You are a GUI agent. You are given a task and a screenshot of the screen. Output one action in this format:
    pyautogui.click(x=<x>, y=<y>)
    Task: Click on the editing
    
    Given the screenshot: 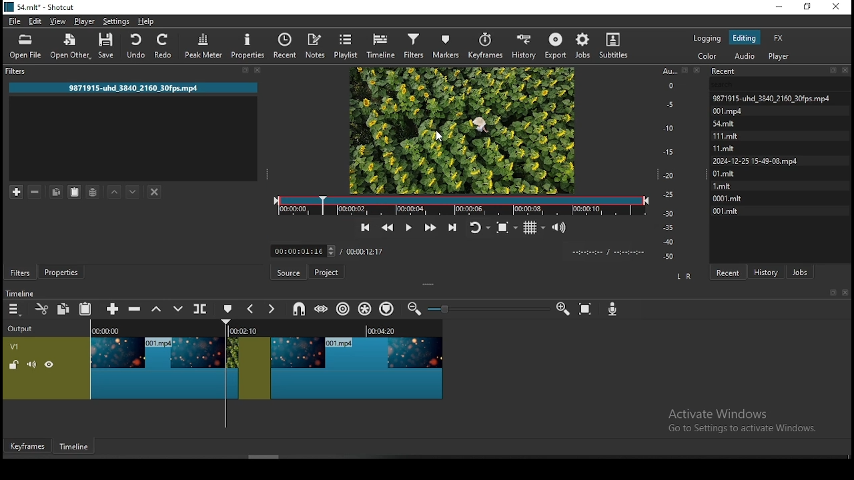 What is the action you would take?
    pyautogui.click(x=744, y=37)
    